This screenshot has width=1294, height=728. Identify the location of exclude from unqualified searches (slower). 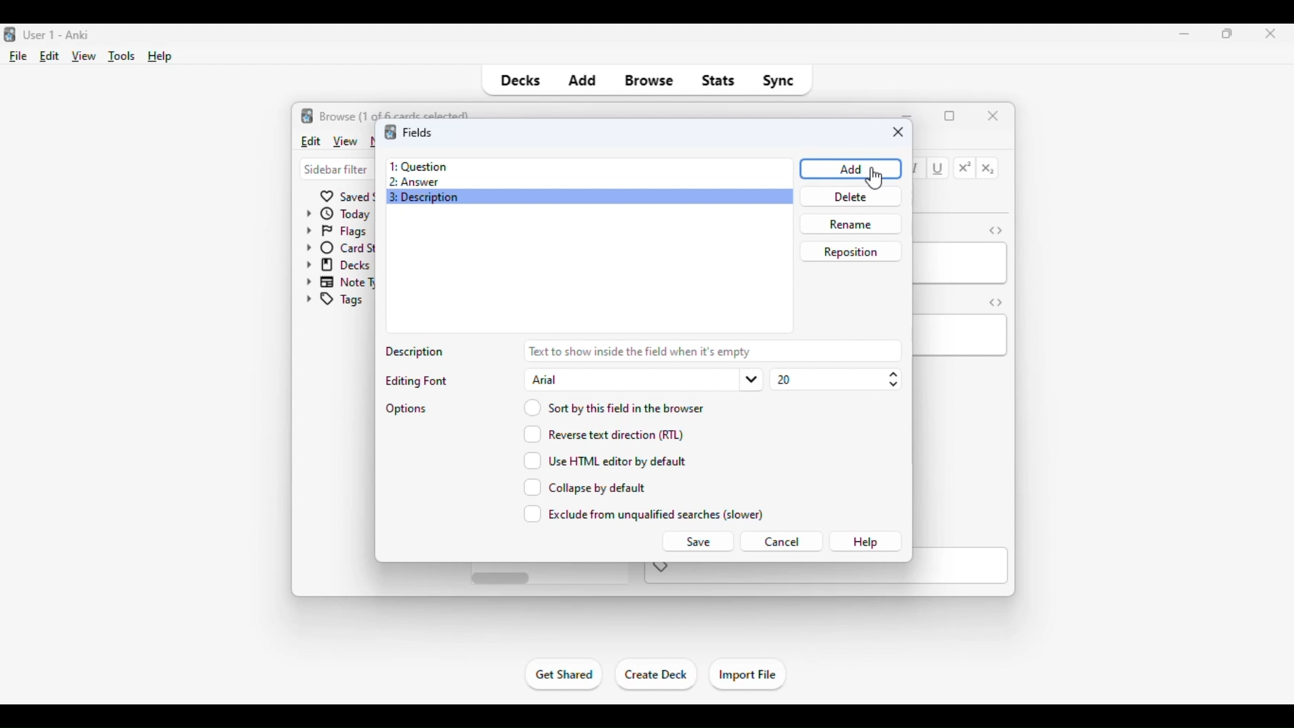
(644, 514).